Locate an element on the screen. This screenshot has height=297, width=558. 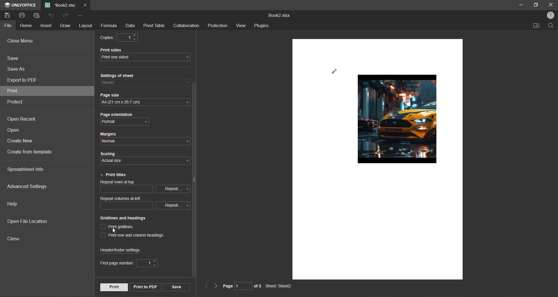
open recent is located at coordinates (21, 119).